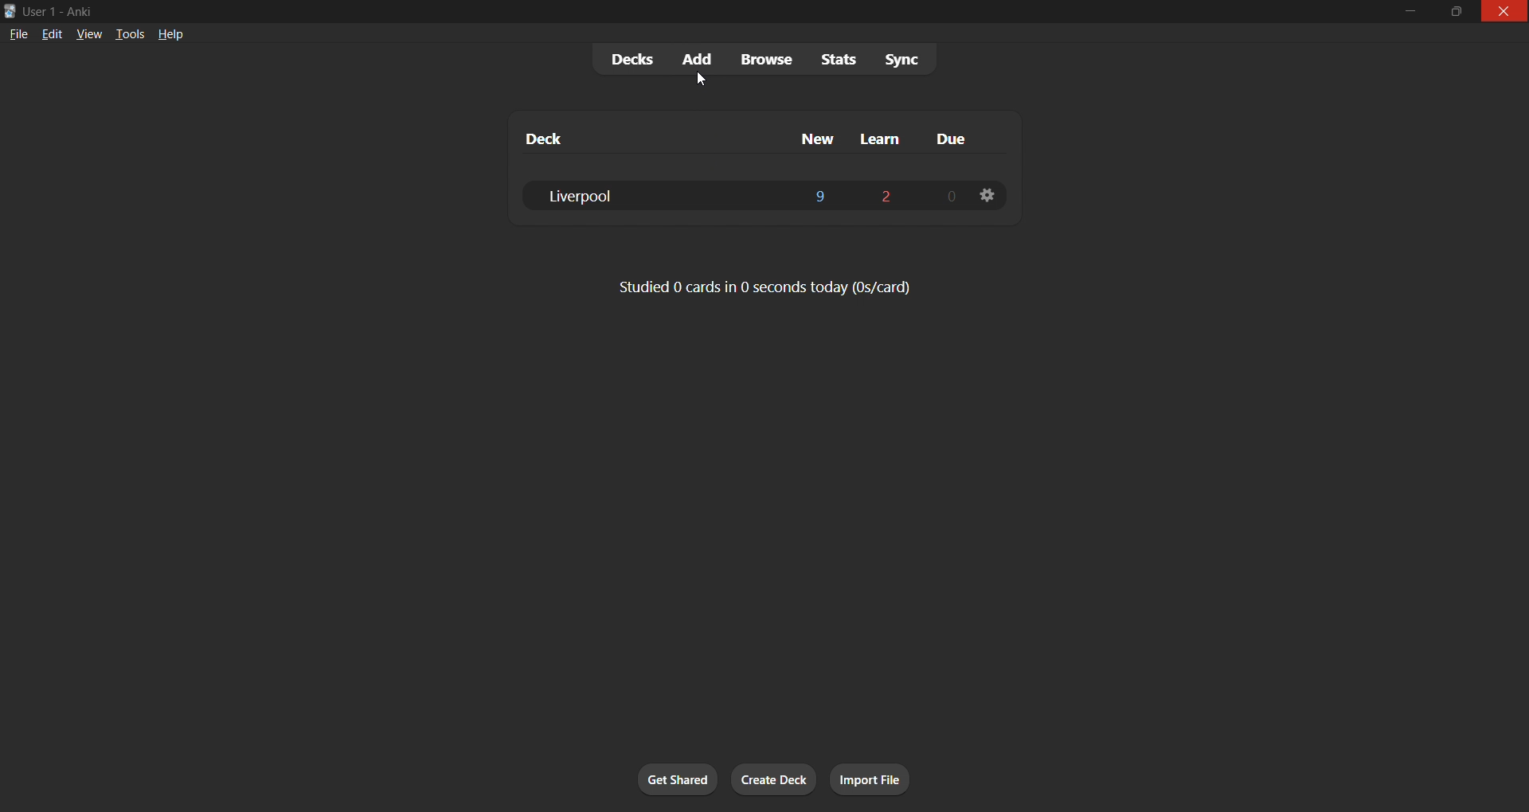 The height and width of the screenshot is (812, 1529). I want to click on minimize, so click(1410, 11).